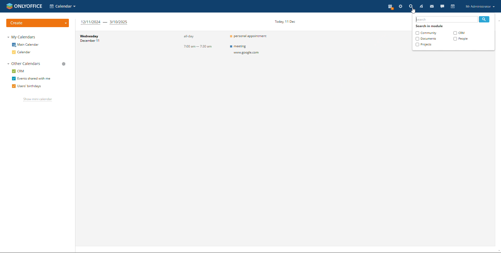 Image resolution: width=501 pixels, height=253 pixels. Describe the element at coordinates (411, 6) in the screenshot. I see `search` at that location.